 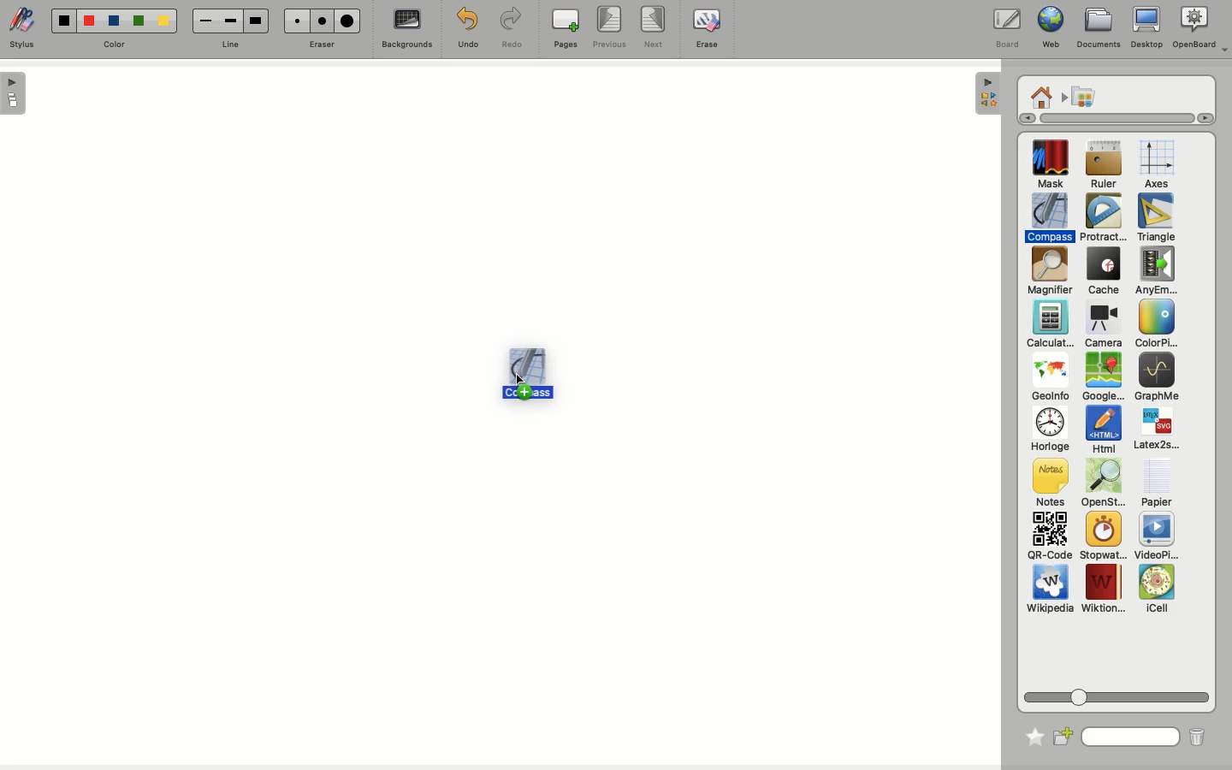 What do you see at coordinates (655, 28) in the screenshot?
I see `Next` at bounding box center [655, 28].